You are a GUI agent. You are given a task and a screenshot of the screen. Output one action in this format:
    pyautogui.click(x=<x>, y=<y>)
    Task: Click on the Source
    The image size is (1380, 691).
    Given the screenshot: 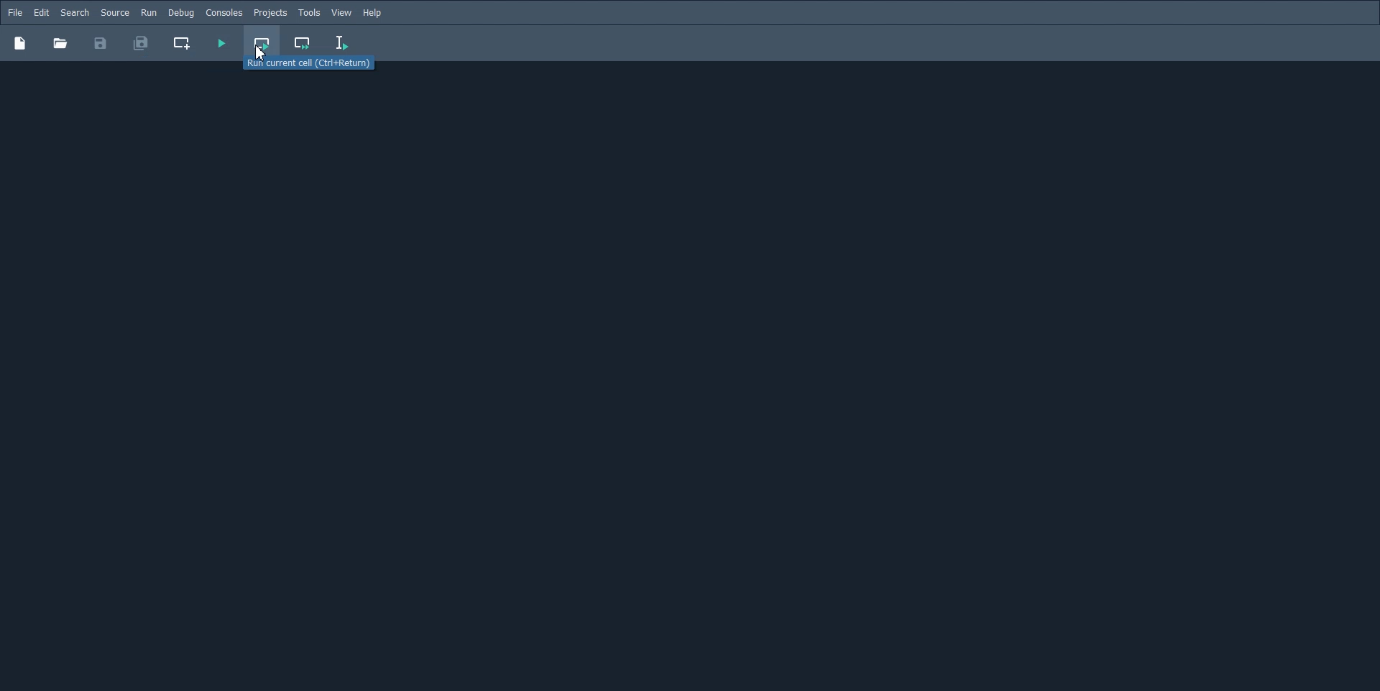 What is the action you would take?
    pyautogui.click(x=115, y=12)
    